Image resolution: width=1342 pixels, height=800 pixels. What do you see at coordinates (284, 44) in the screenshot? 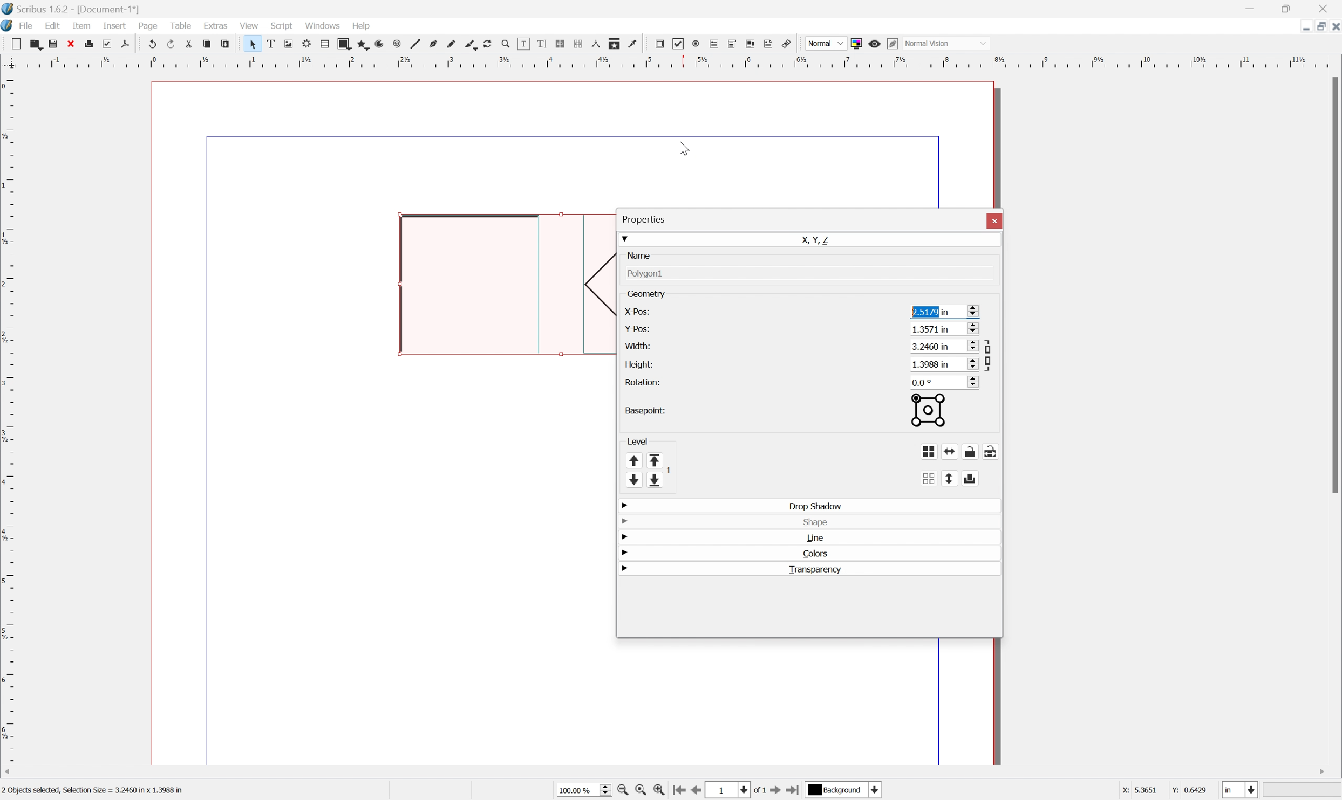
I see `image frame` at bounding box center [284, 44].